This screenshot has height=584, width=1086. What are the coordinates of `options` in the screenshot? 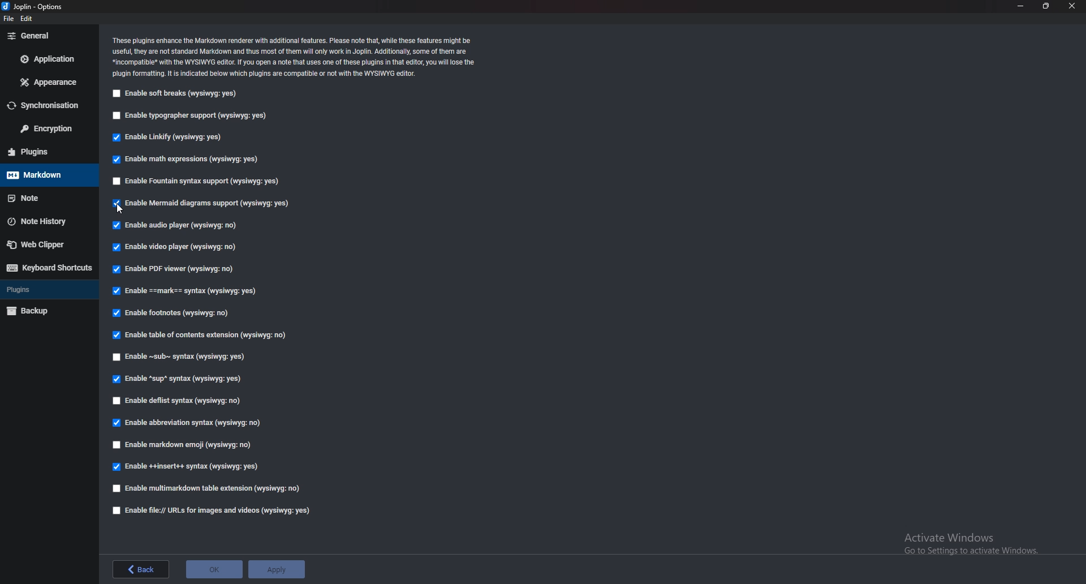 It's located at (33, 5).